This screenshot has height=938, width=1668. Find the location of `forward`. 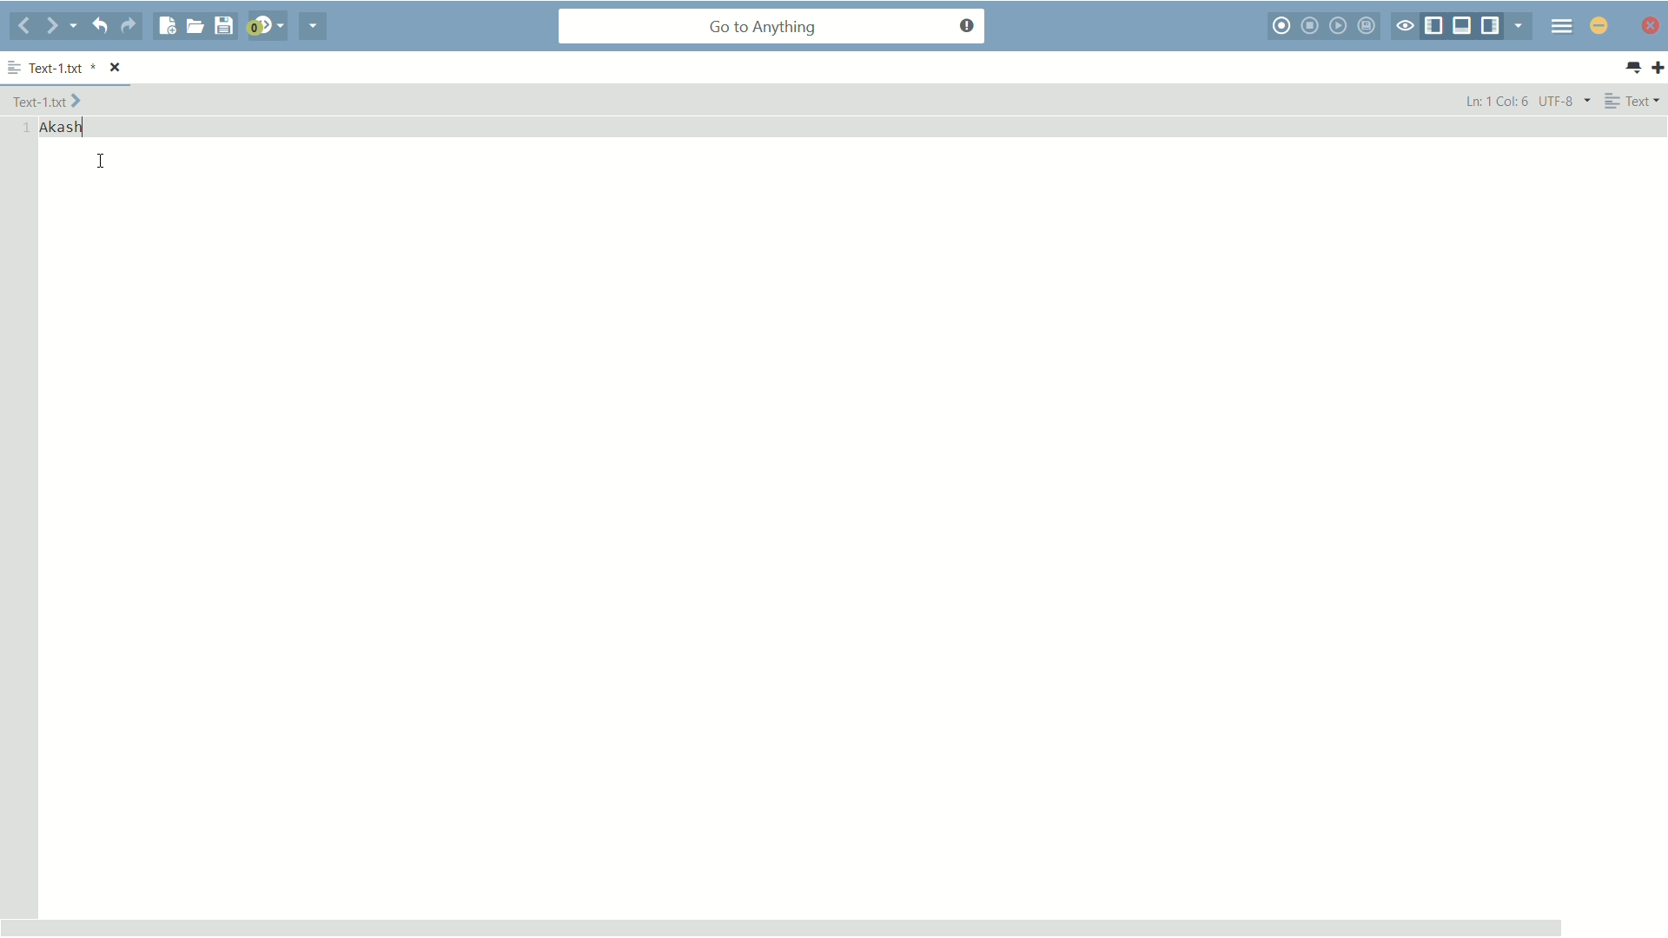

forward is located at coordinates (61, 26).